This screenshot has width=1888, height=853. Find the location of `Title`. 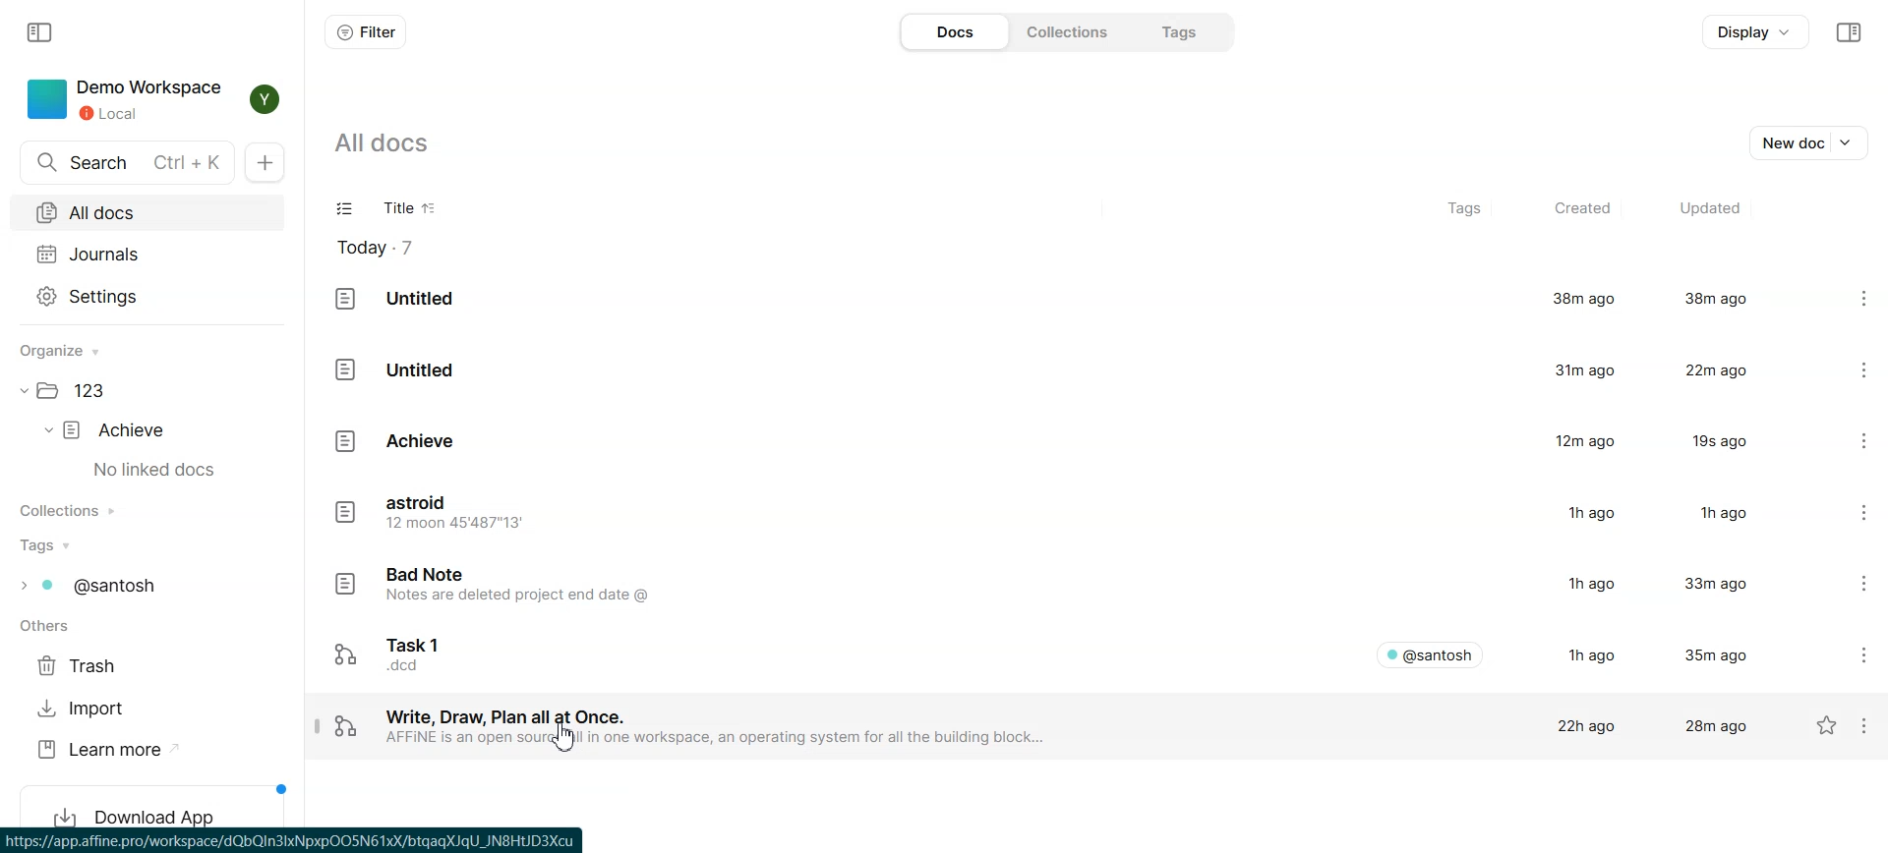

Title is located at coordinates (392, 210).